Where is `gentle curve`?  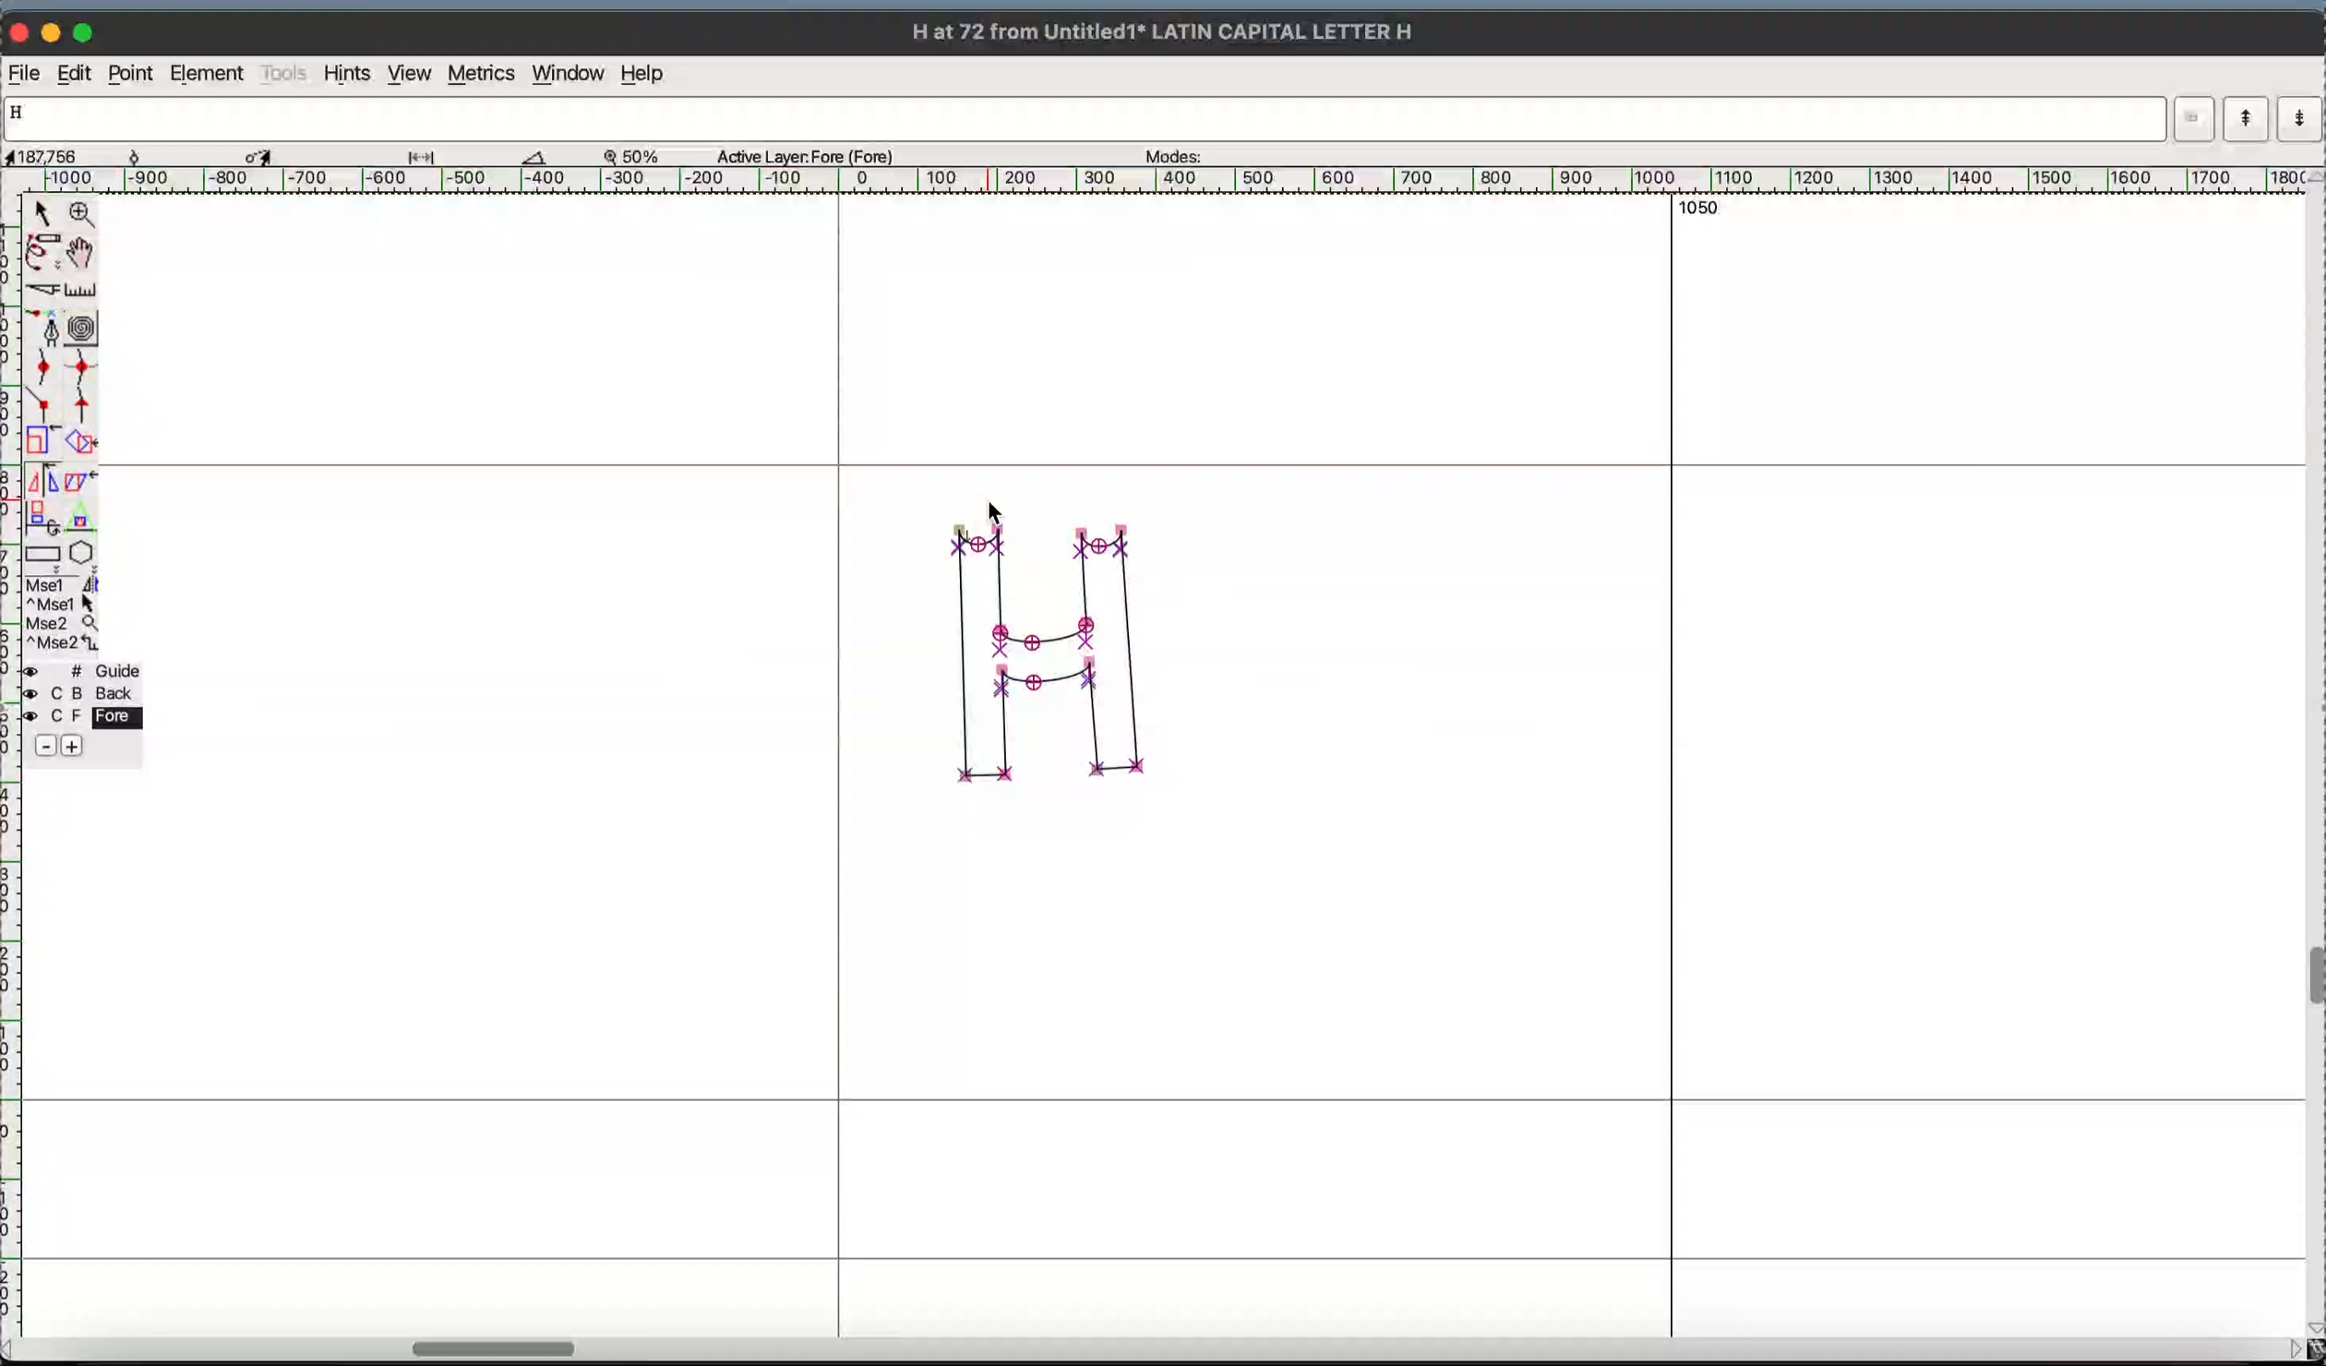 gentle curve is located at coordinates (45, 370).